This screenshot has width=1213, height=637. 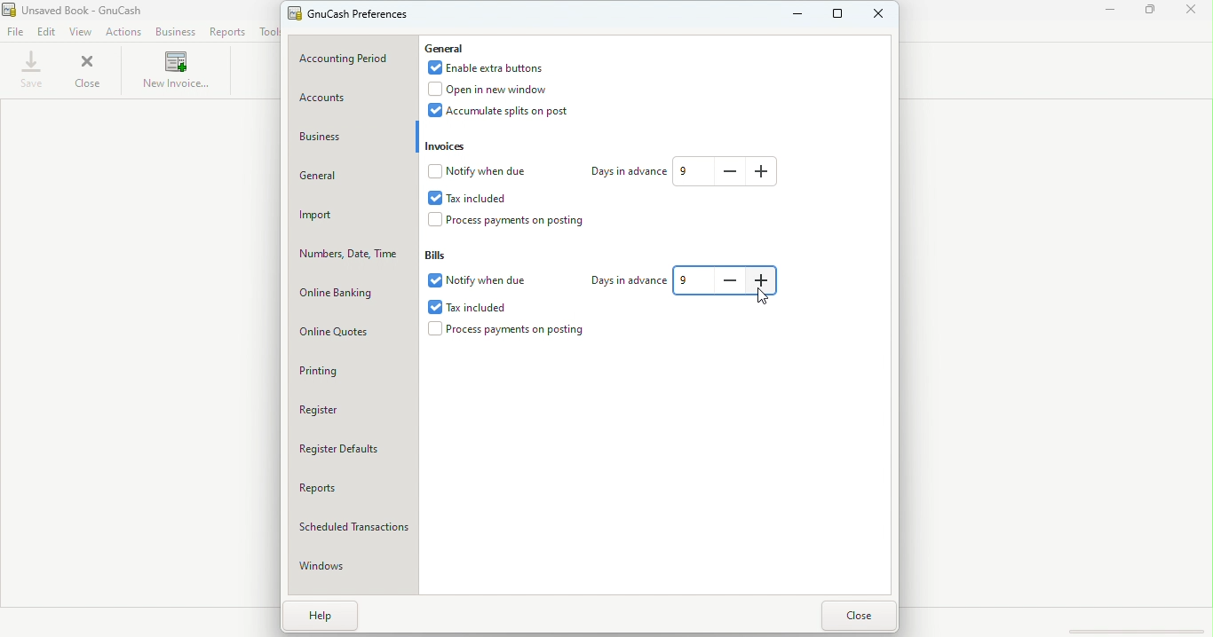 What do you see at coordinates (510, 331) in the screenshot?
I see `Process payments on postings` at bounding box center [510, 331].